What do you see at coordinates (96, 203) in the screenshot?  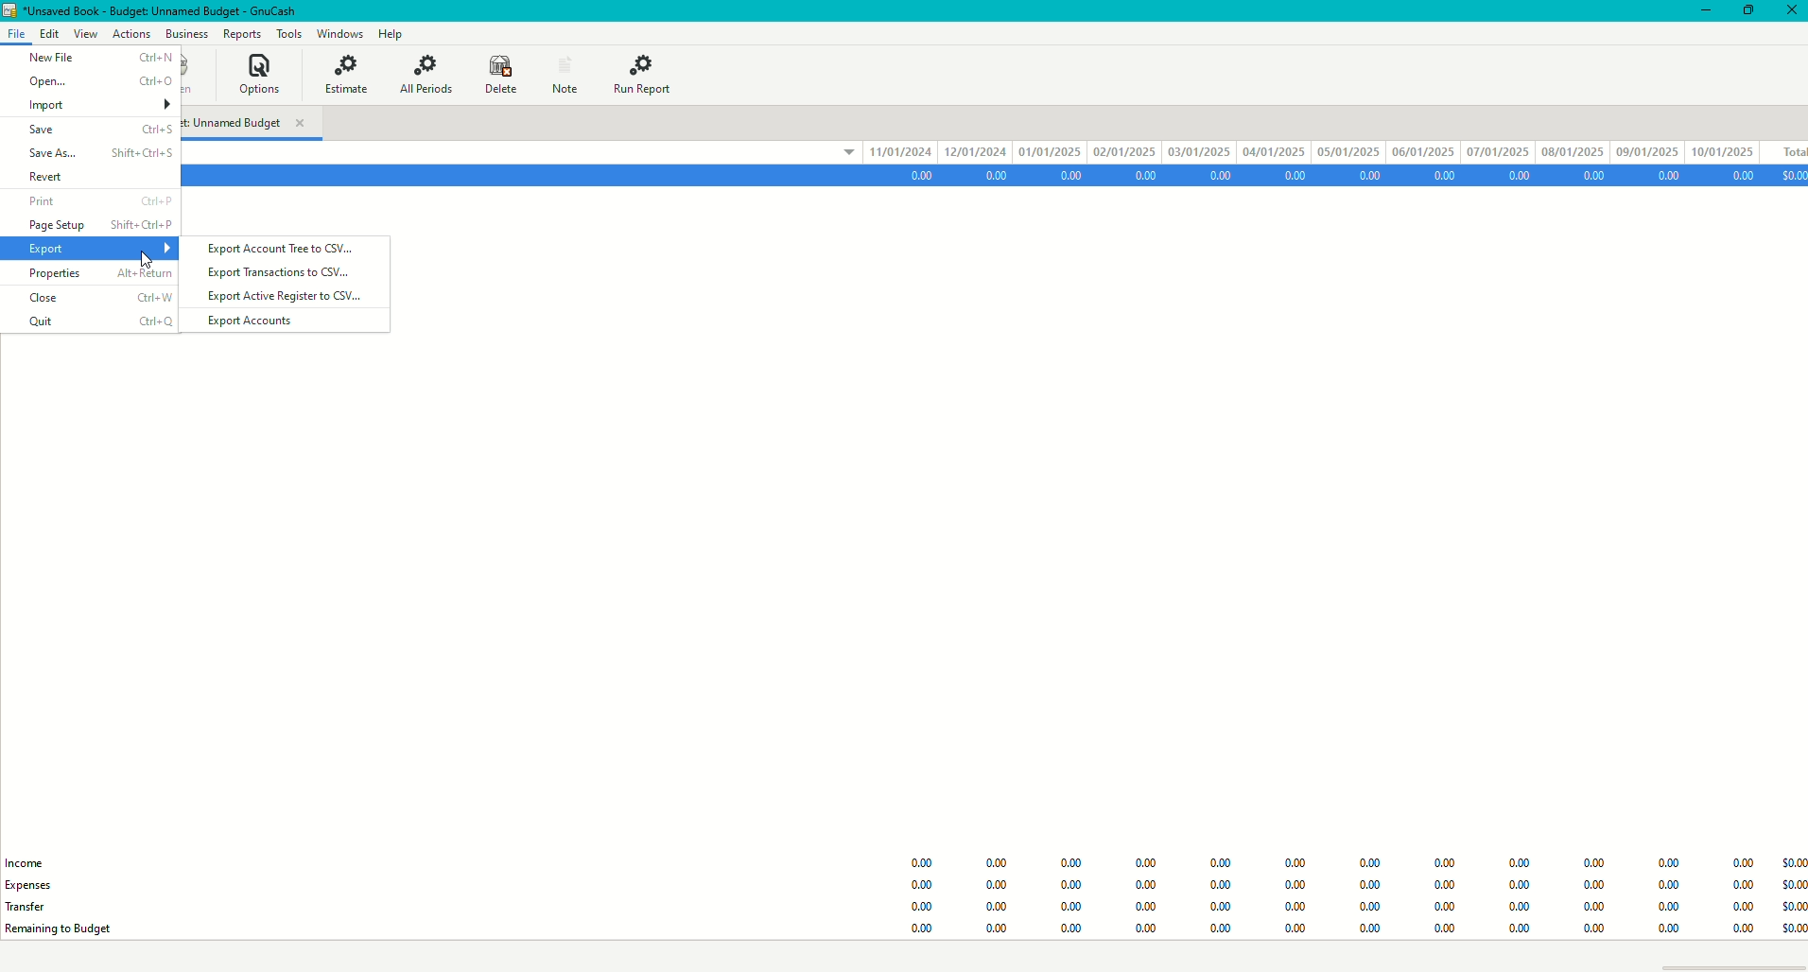 I see `Print` at bounding box center [96, 203].